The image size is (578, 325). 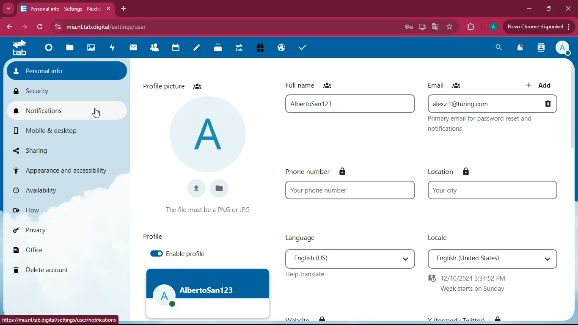 What do you see at coordinates (570, 8) in the screenshot?
I see `close` at bounding box center [570, 8].